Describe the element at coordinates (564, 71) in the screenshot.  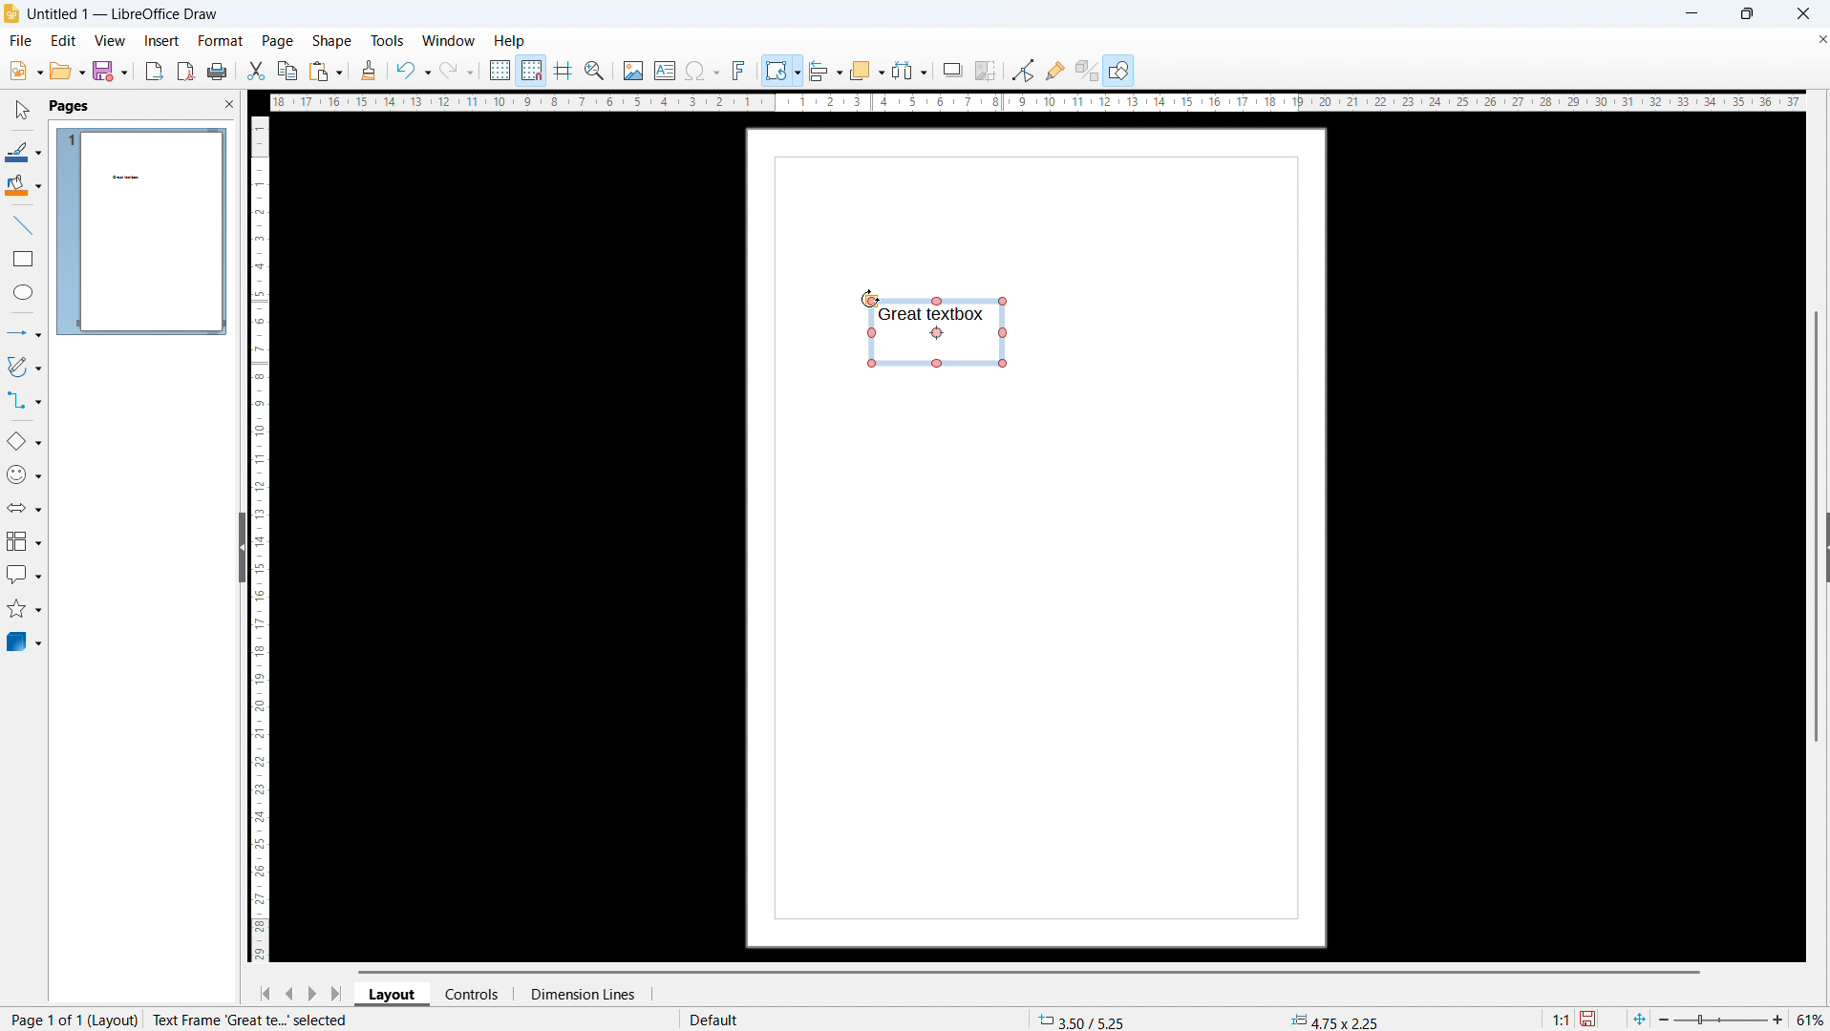
I see `guidelines while moving` at that location.